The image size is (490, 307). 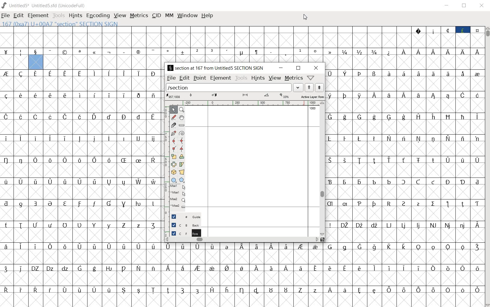 I want to click on empty cells, so click(x=104, y=62).